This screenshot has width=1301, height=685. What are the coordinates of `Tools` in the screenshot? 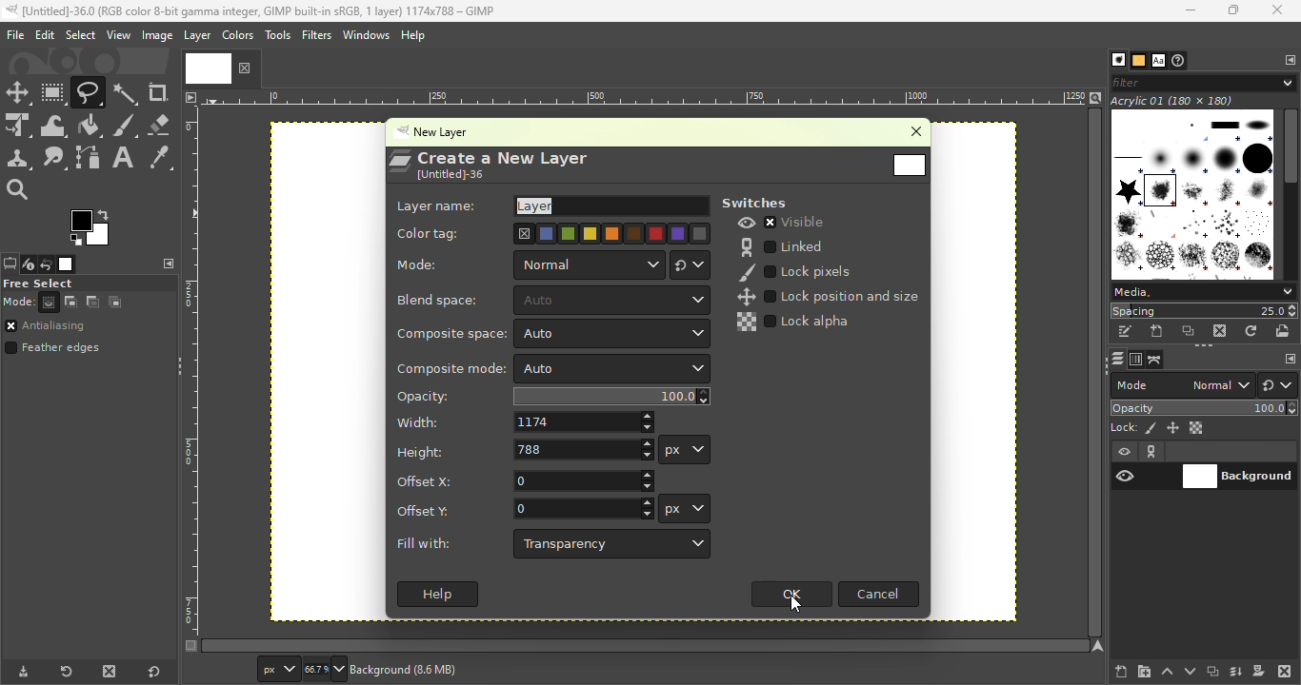 It's located at (277, 35).